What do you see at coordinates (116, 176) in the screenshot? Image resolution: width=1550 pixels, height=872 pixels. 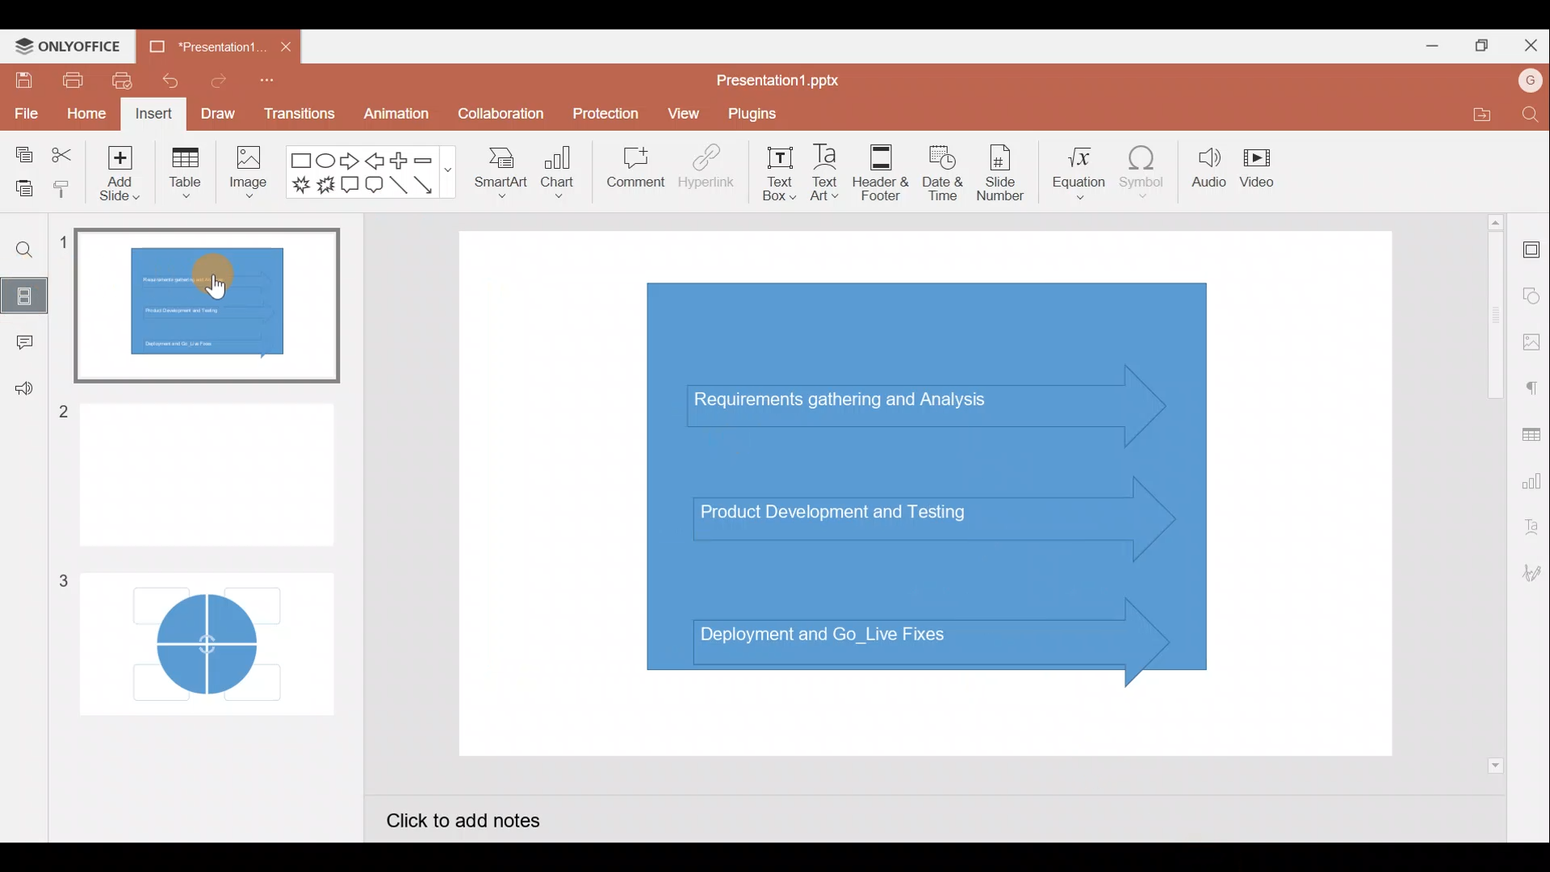 I see `Add slide` at bounding box center [116, 176].